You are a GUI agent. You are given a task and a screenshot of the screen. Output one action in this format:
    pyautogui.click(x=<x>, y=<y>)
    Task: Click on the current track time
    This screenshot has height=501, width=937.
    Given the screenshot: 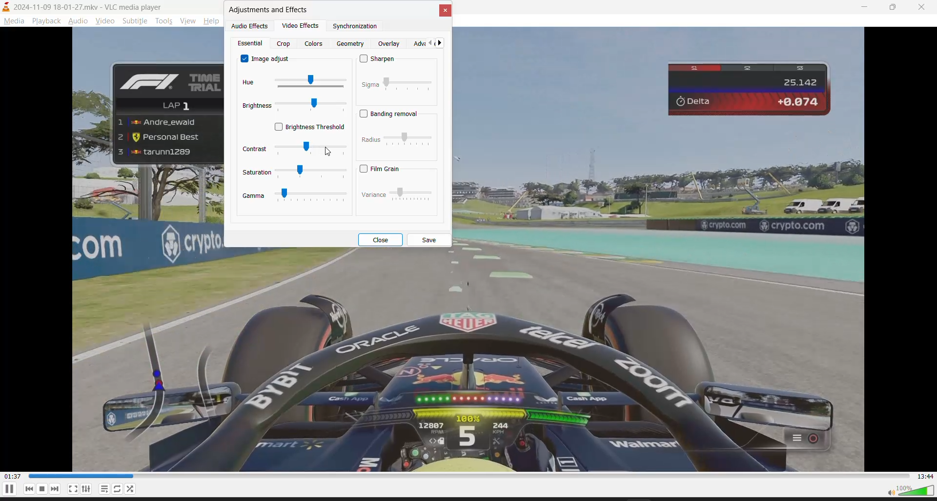 What is the action you would take?
    pyautogui.click(x=13, y=476)
    